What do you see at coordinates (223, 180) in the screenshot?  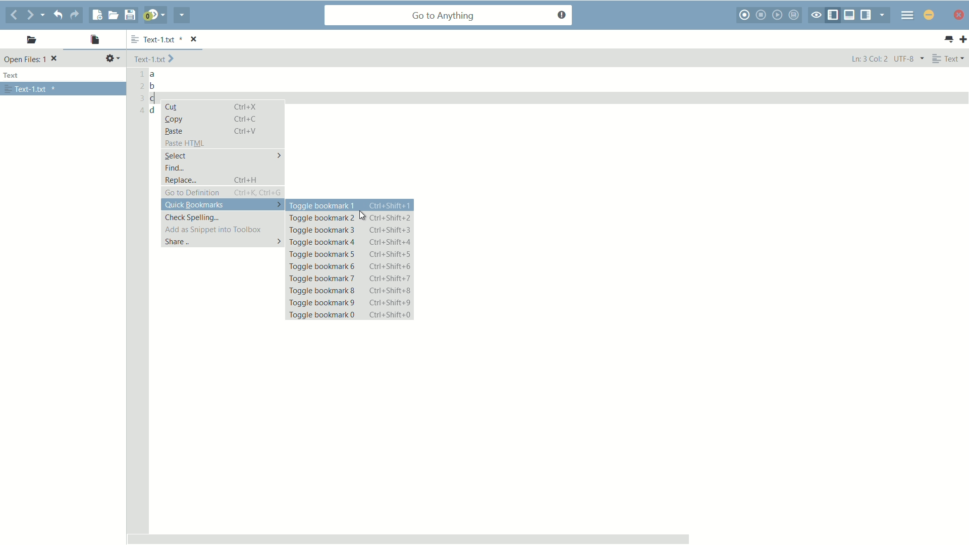 I see `replace` at bounding box center [223, 180].